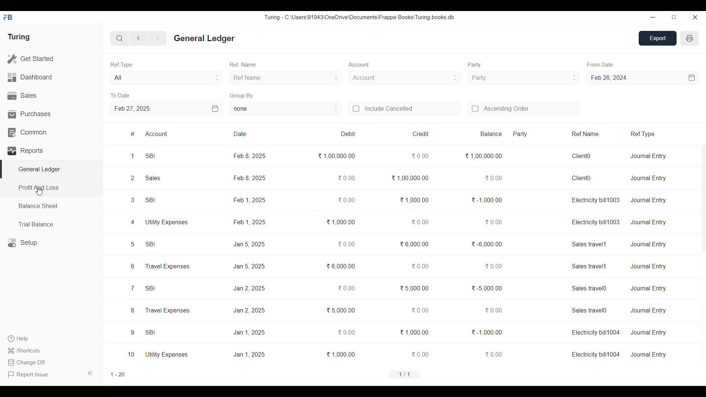 The height and width of the screenshot is (397, 706). I want to click on -5,000.00, so click(487, 288).